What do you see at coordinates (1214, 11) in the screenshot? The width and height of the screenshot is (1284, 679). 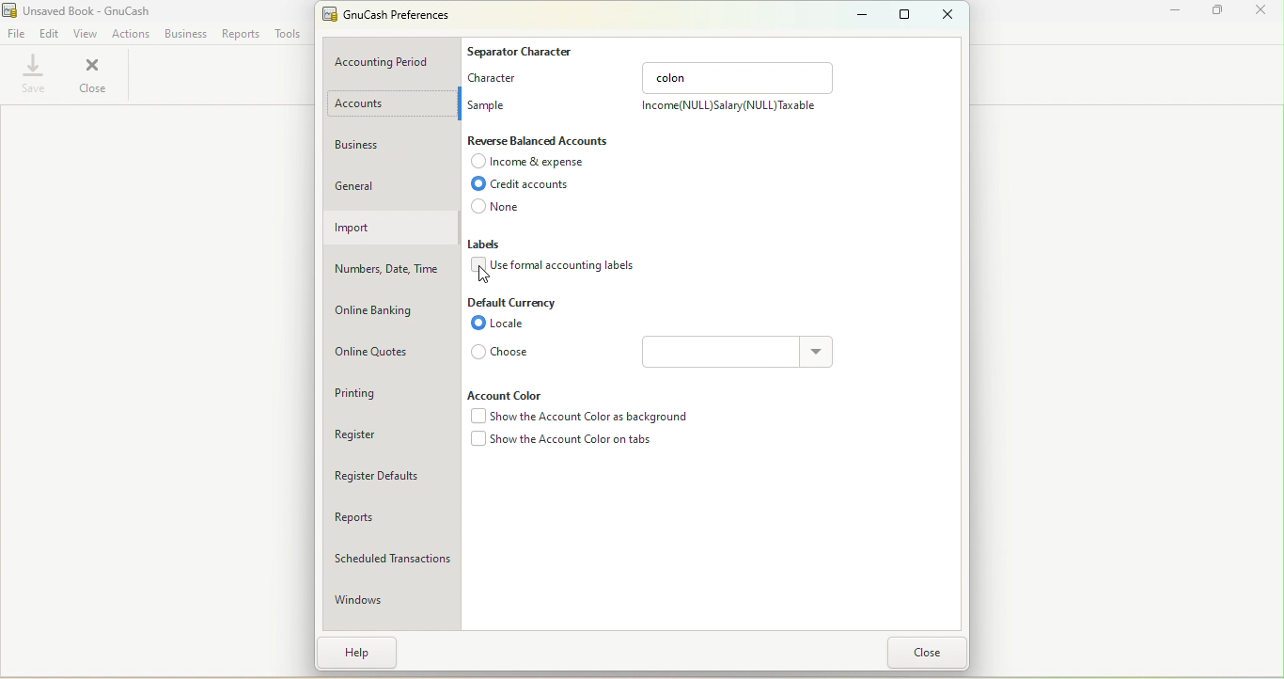 I see `Maximize` at bounding box center [1214, 11].